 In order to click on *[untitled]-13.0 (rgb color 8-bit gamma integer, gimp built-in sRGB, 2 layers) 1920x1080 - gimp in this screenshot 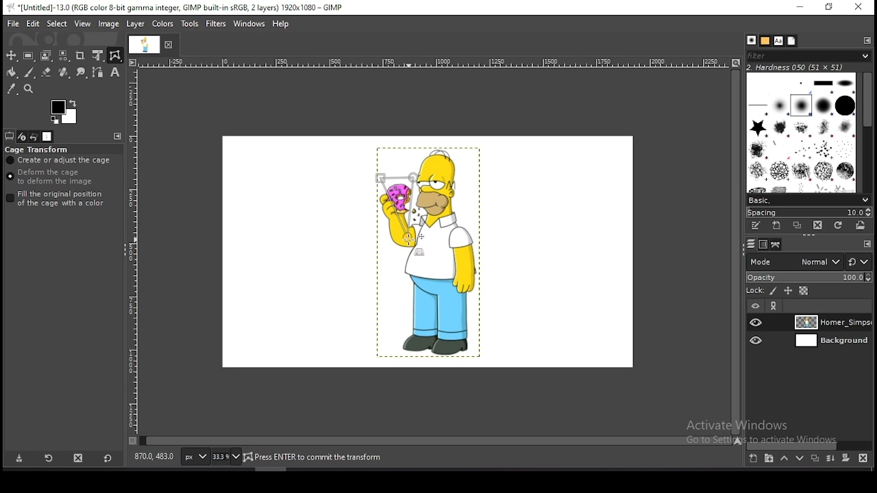, I will do `click(179, 8)`.